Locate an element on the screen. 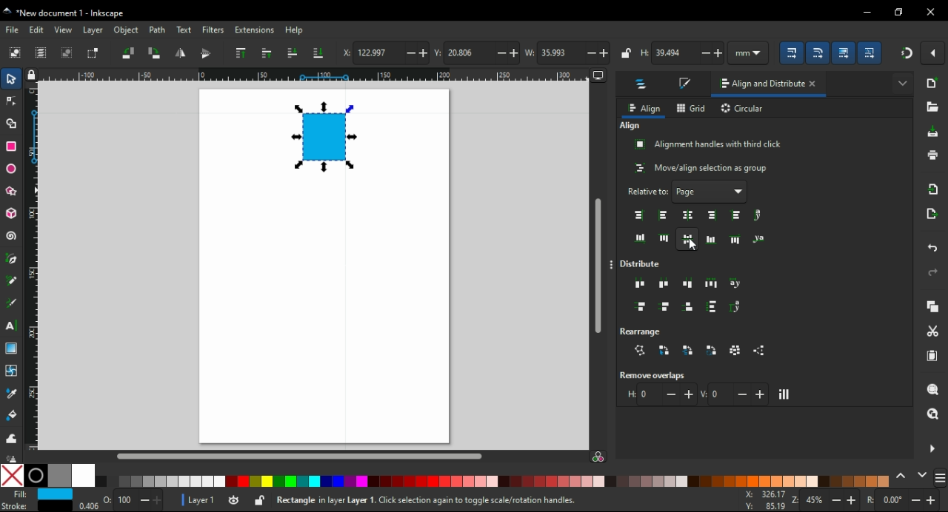 Image resolution: width=948 pixels, height=512 pixels. stroke color is located at coordinates (34, 505).